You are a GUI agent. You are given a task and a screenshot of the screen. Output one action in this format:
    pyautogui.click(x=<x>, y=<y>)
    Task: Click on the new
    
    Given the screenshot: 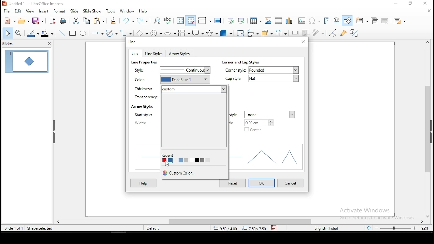 What is the action you would take?
    pyautogui.click(x=8, y=21)
    